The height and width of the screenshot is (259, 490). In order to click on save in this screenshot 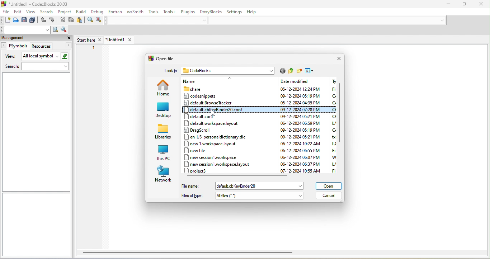, I will do `click(24, 20)`.